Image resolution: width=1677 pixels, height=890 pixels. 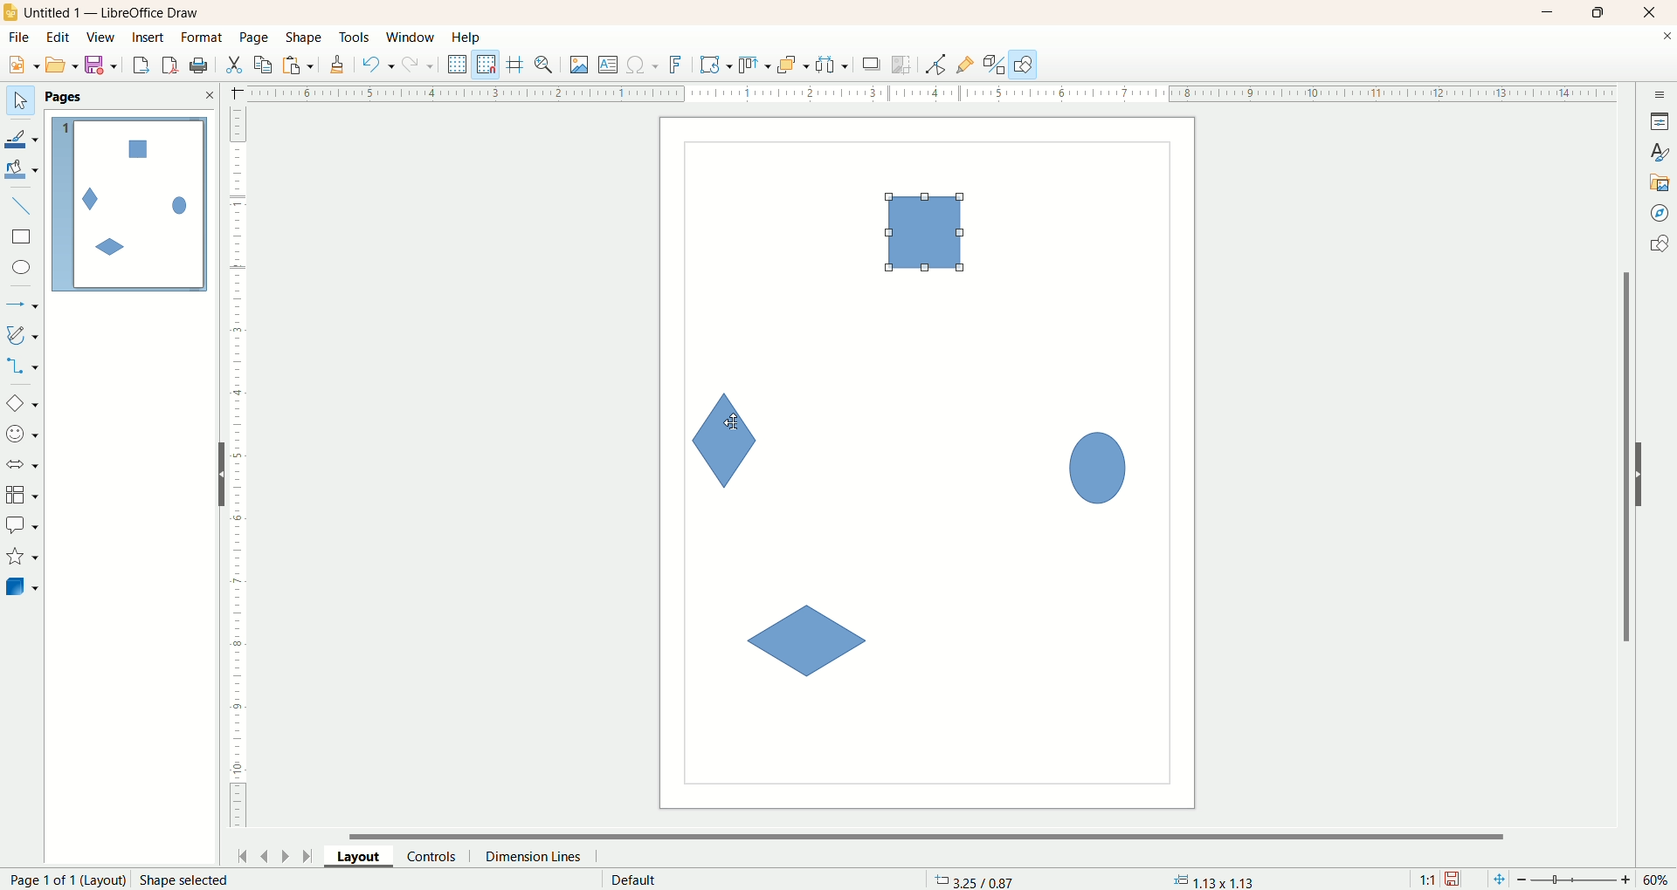 What do you see at coordinates (63, 880) in the screenshot?
I see `page number` at bounding box center [63, 880].